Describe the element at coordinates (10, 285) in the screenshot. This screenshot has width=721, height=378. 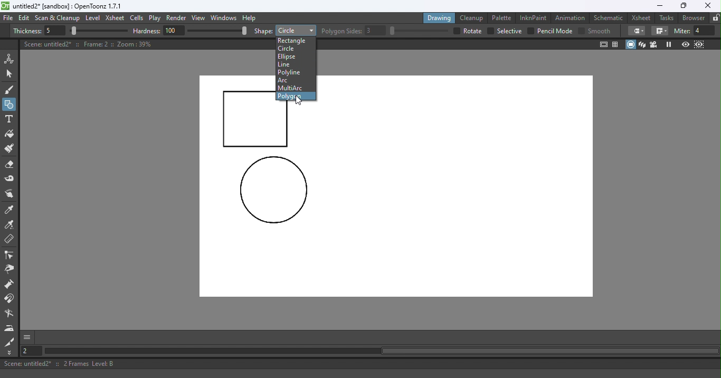
I see `Magnet tool` at that location.